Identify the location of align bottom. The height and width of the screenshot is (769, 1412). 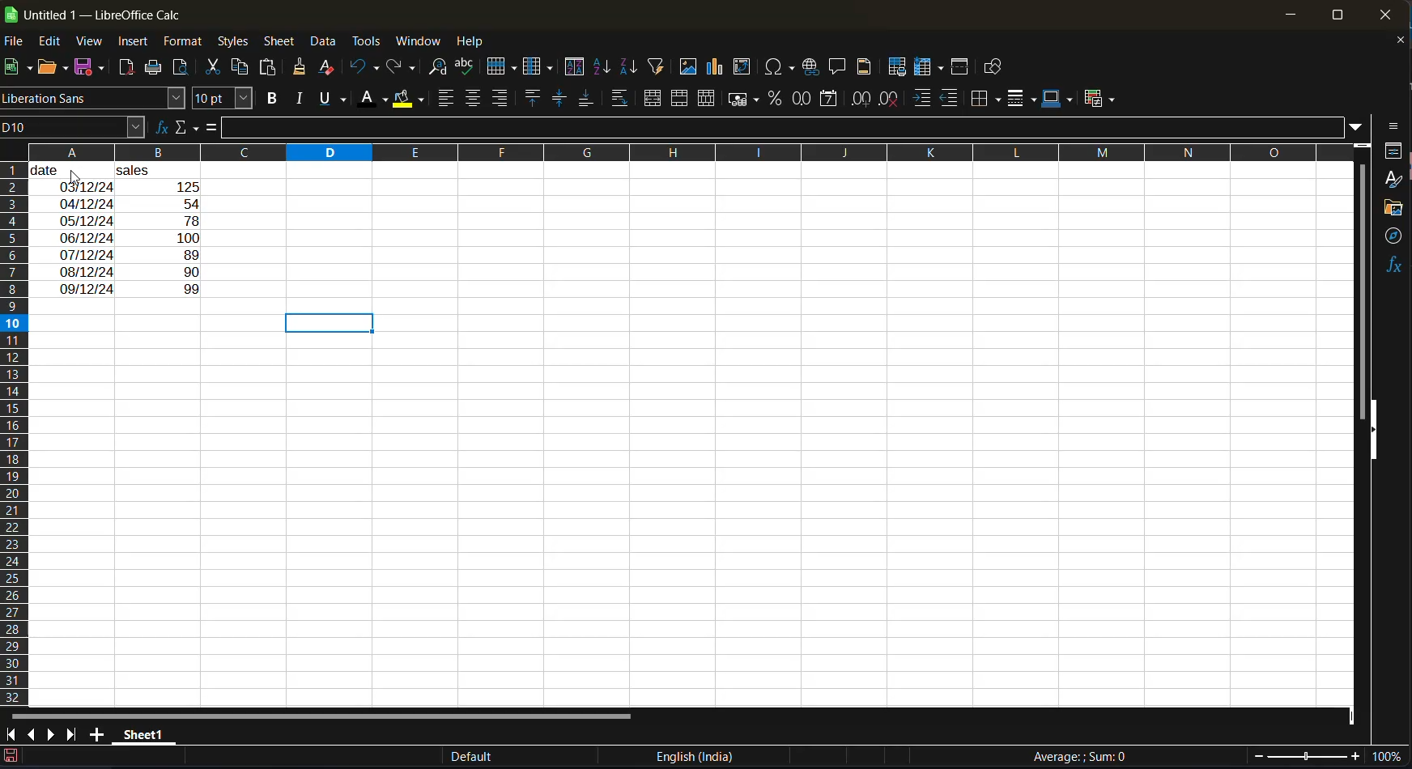
(586, 100).